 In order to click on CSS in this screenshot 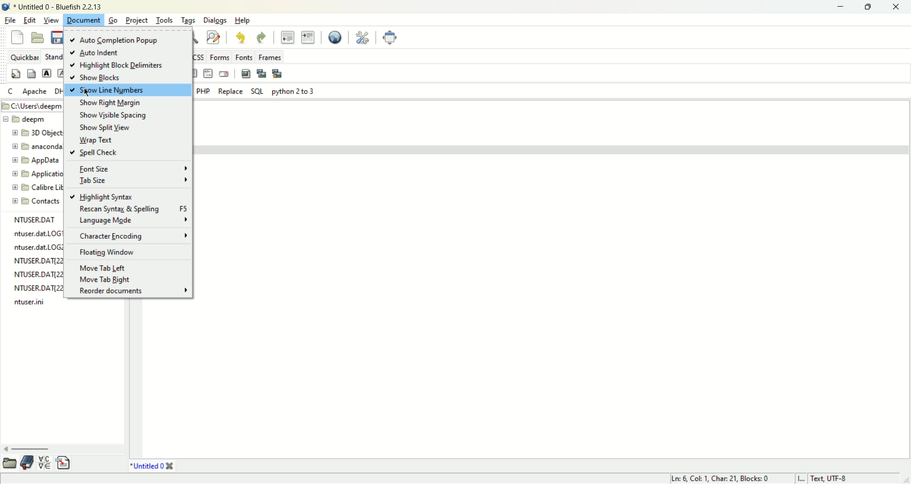, I will do `click(199, 57)`.